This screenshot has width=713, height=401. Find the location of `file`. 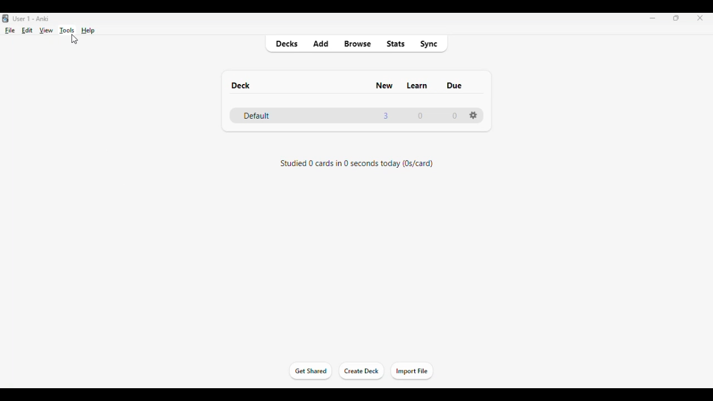

file is located at coordinates (10, 31).